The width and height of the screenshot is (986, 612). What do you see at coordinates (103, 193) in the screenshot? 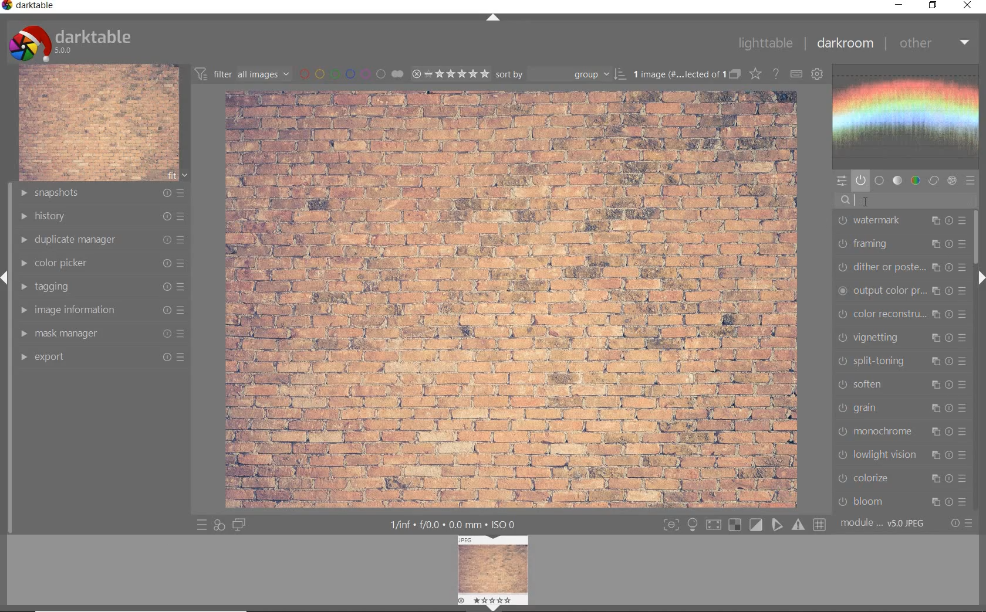
I see `snapshots` at bounding box center [103, 193].